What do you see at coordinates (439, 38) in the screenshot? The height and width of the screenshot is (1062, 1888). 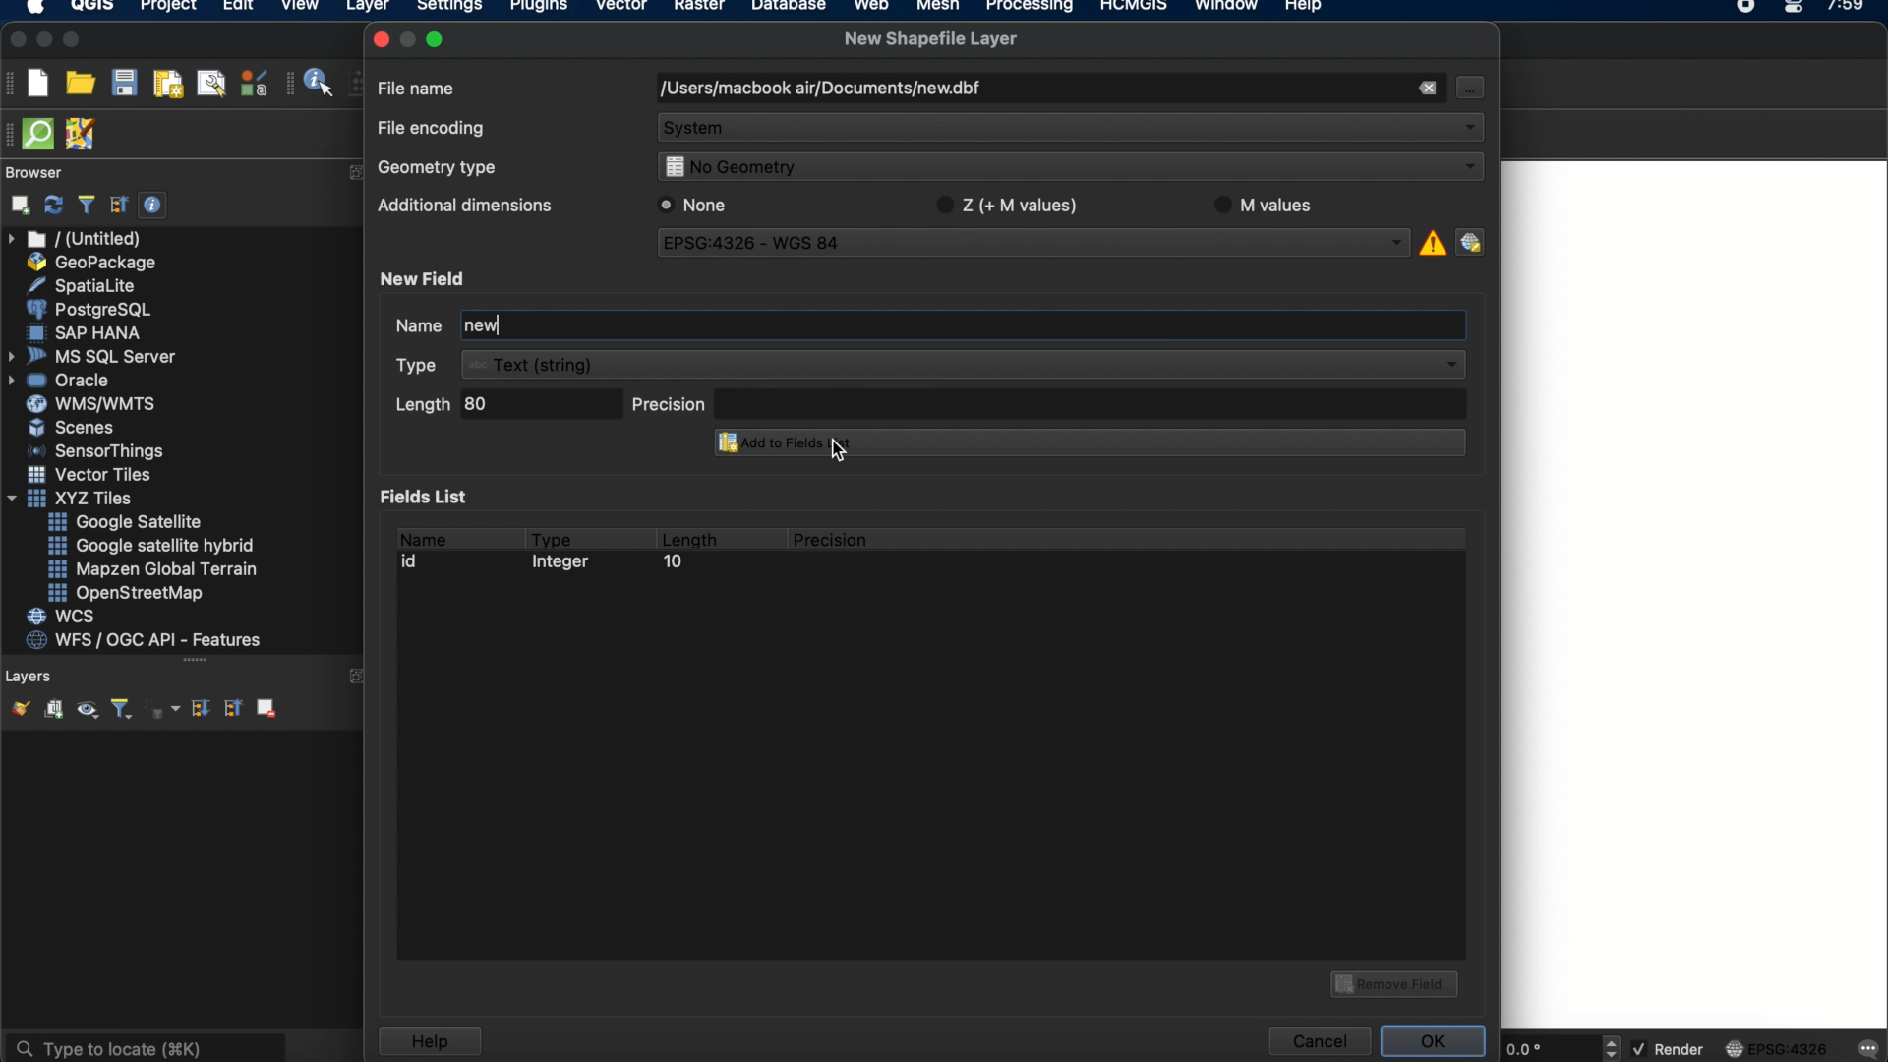 I see `maximize` at bounding box center [439, 38].